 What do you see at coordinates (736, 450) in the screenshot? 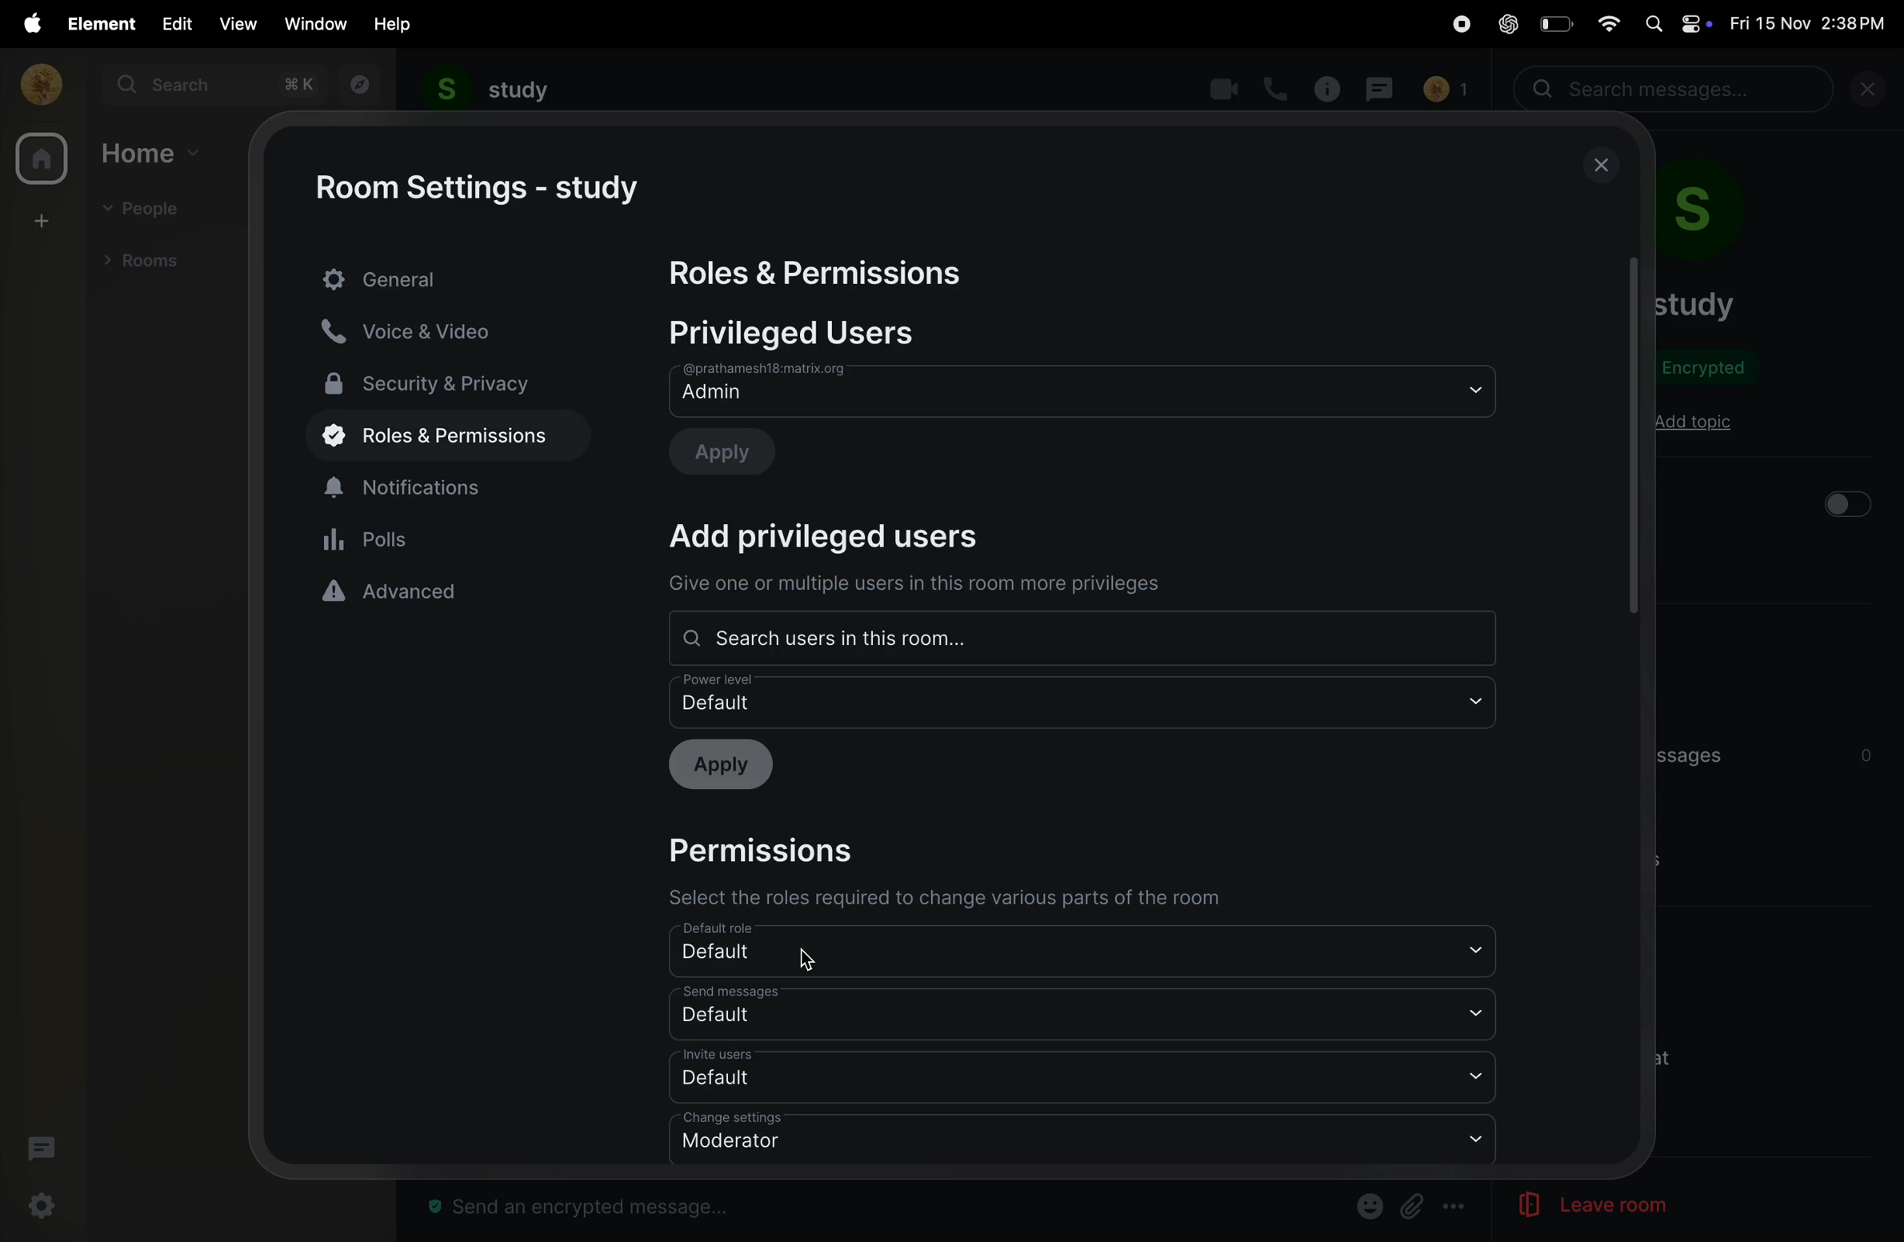
I see `Apply` at bounding box center [736, 450].